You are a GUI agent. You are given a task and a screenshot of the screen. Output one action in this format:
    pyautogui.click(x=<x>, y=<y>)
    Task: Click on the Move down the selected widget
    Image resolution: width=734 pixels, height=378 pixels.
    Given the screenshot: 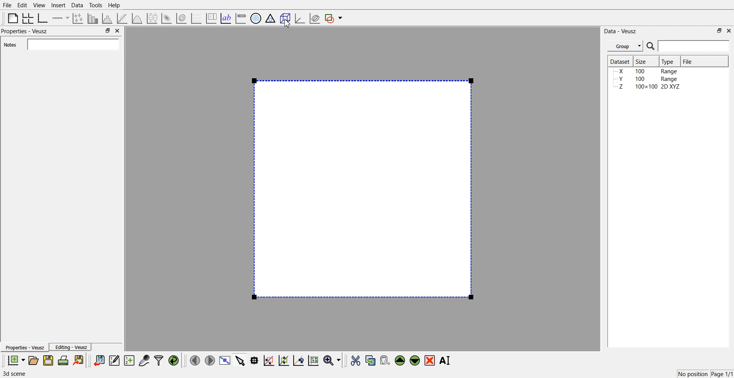 What is the action you would take?
    pyautogui.click(x=415, y=360)
    